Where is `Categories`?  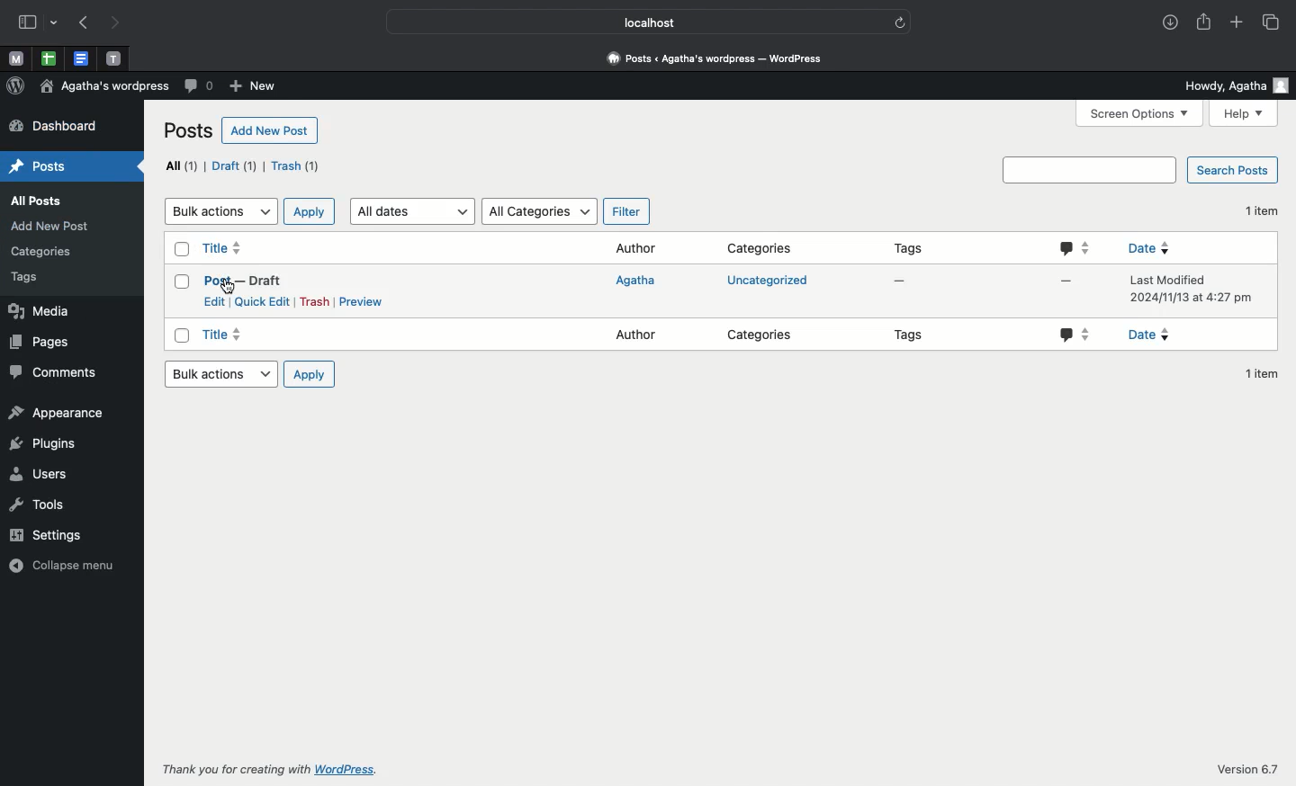
Categories is located at coordinates (761, 334).